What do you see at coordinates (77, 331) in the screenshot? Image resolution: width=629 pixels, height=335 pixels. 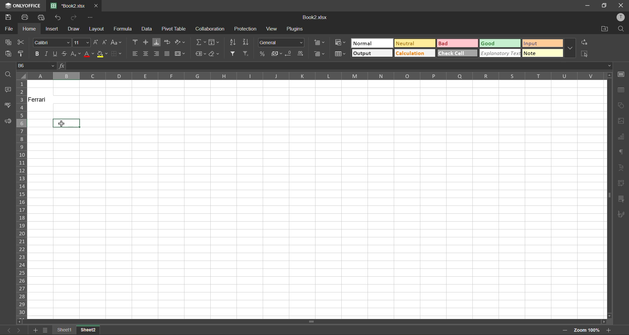 I see `sheet names` at bounding box center [77, 331].